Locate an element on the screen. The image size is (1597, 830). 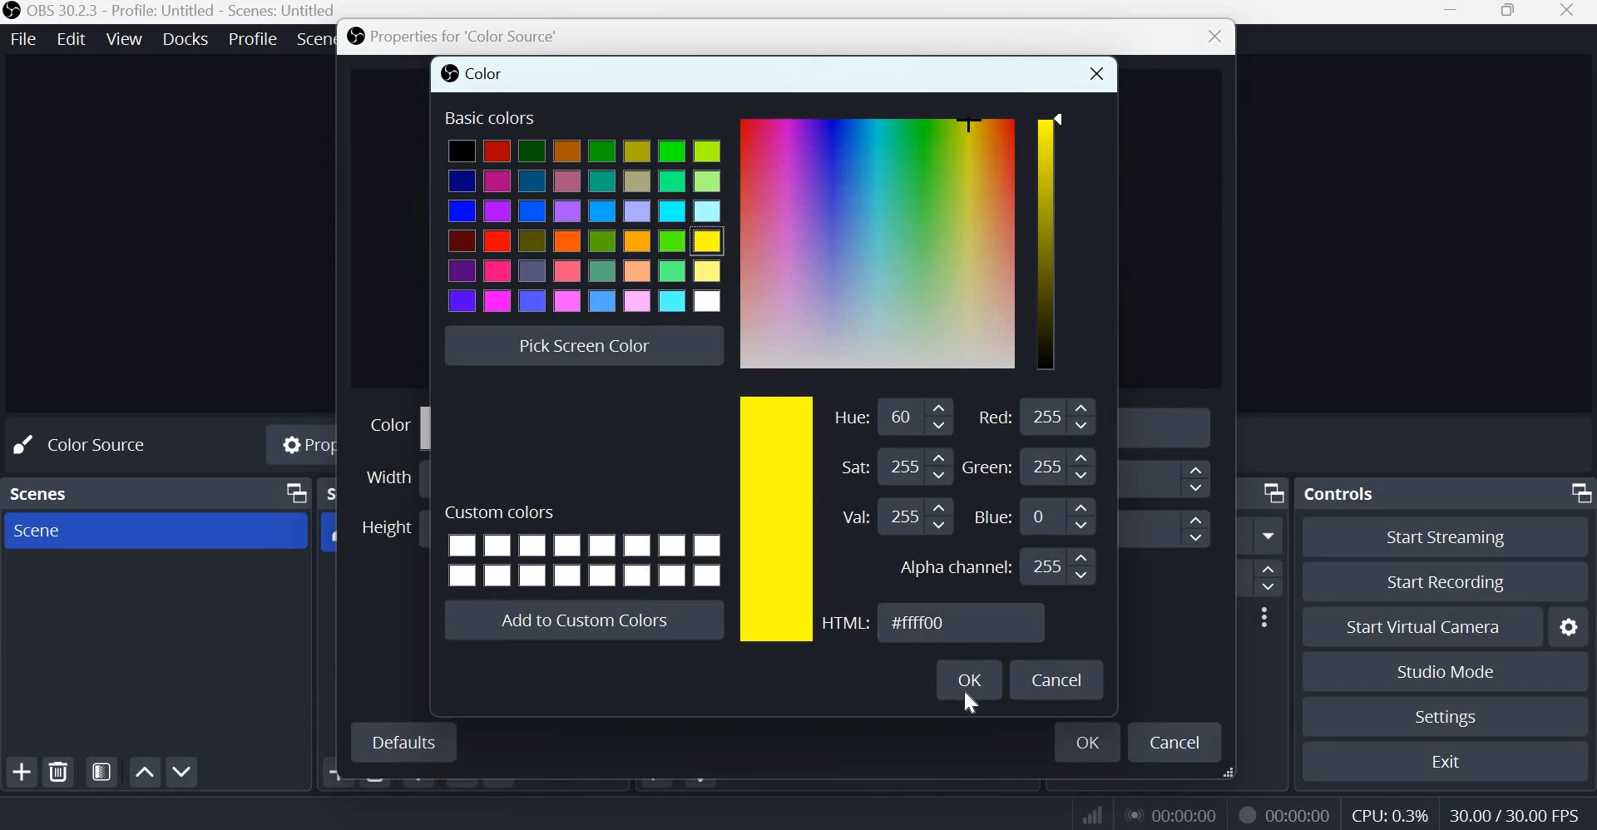
close is located at coordinates (1211, 35).